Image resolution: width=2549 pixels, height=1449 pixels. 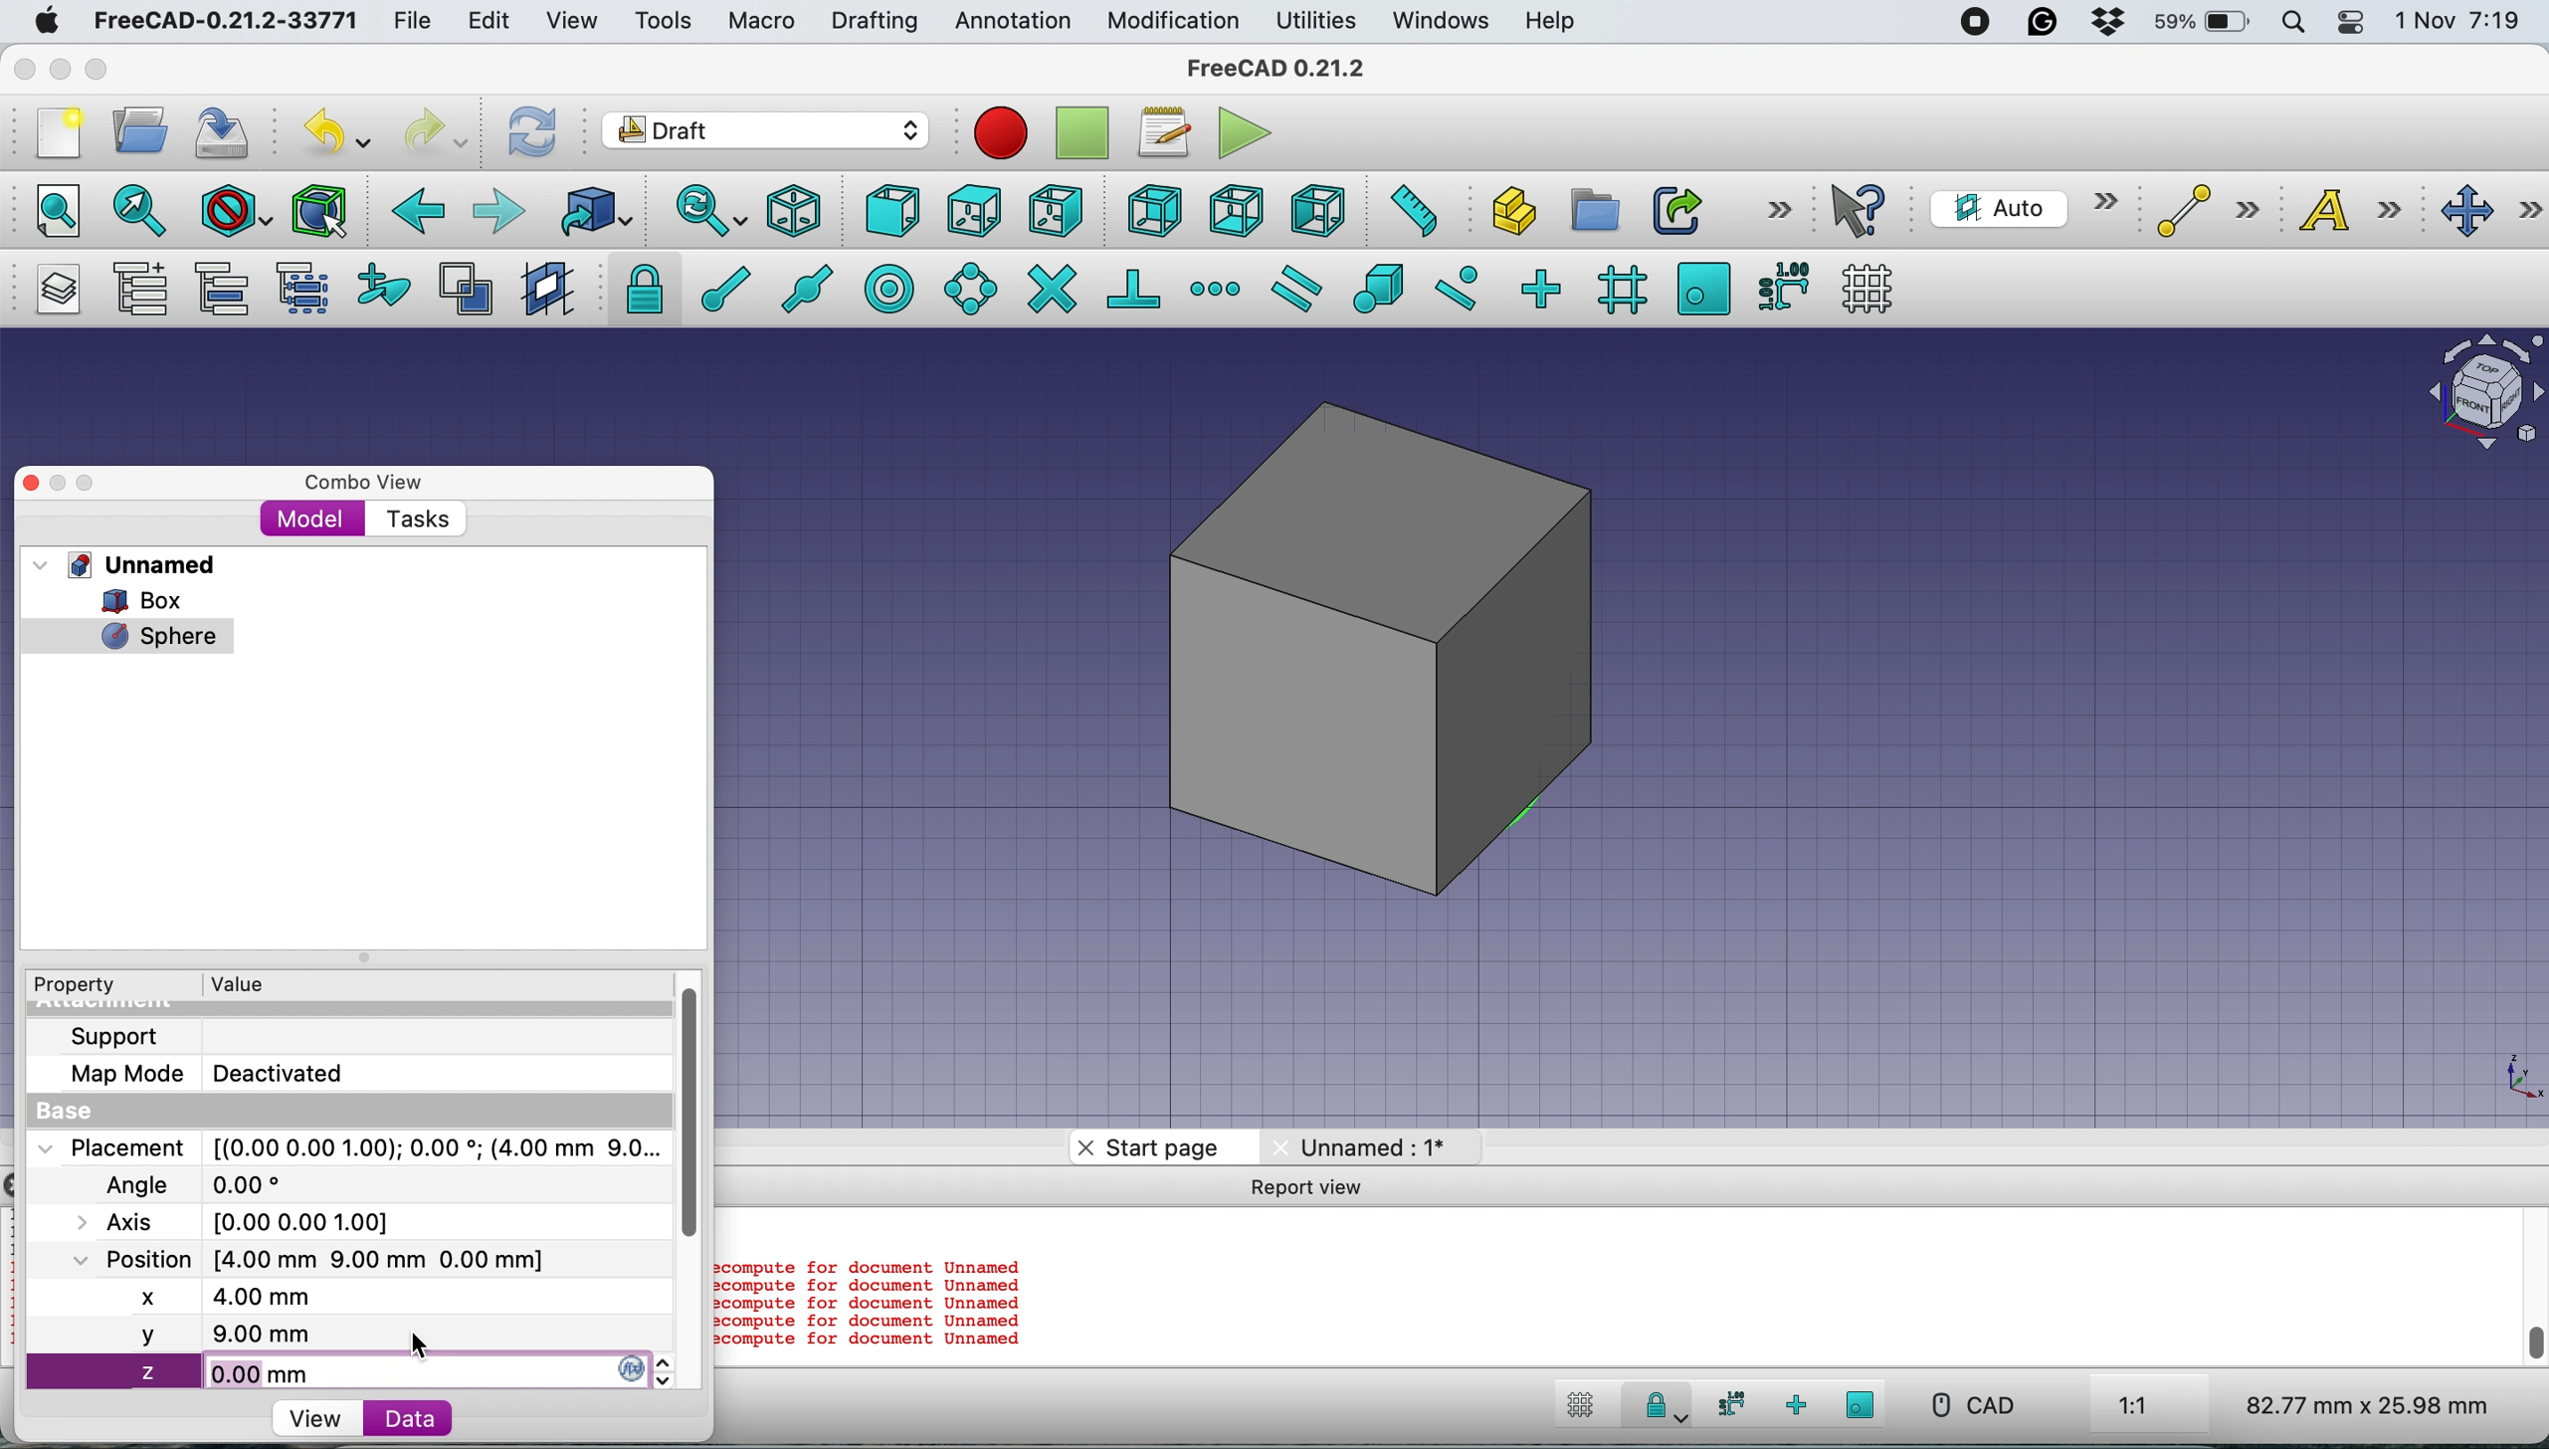 I want to click on view, so click(x=580, y=21).